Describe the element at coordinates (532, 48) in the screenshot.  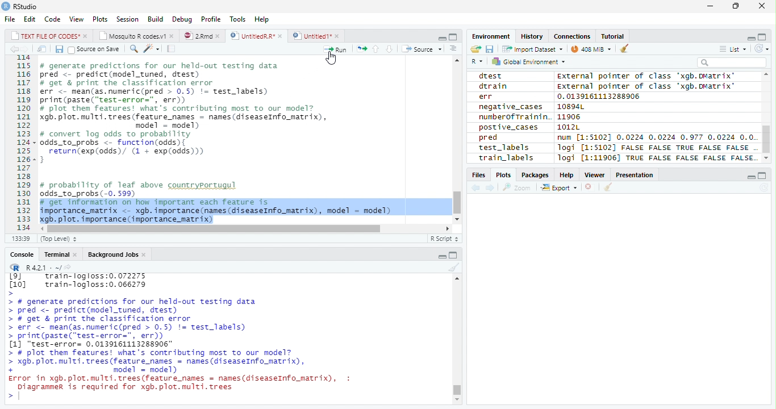
I see `Import dataset` at that location.